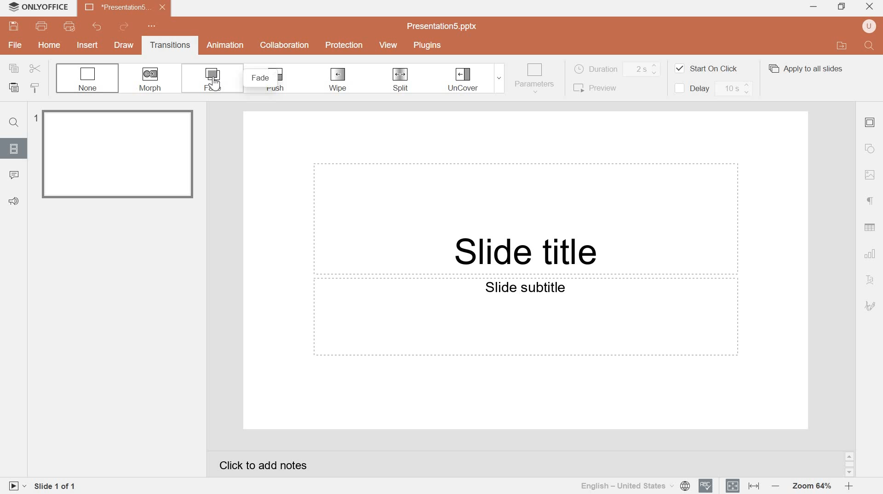 This screenshot has width=883, height=494. Describe the element at coordinates (753, 486) in the screenshot. I see `Fit to width` at that location.